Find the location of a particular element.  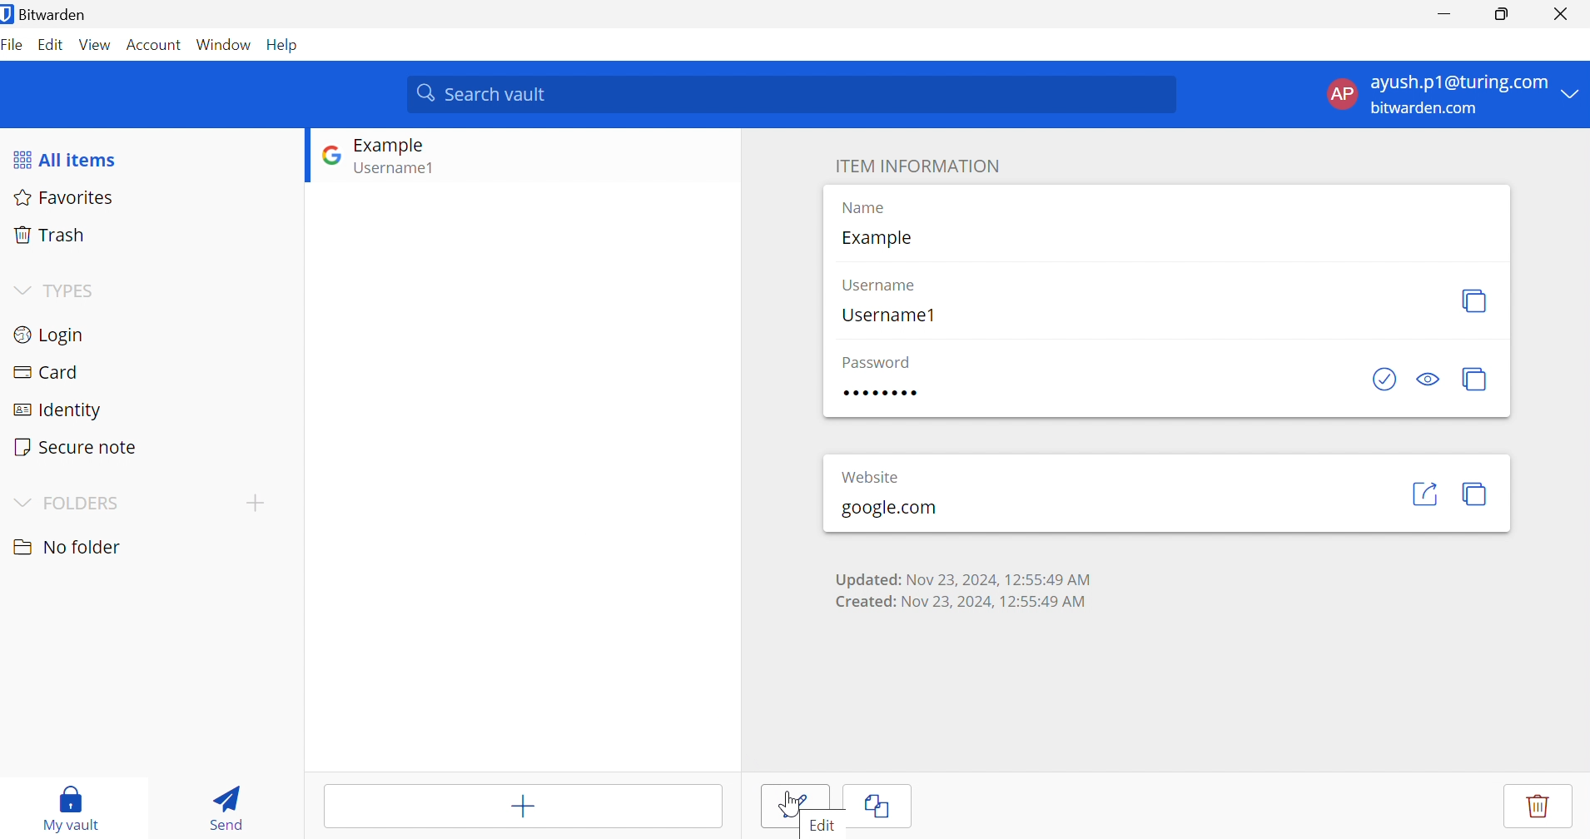

Check if password has been exposed is located at coordinates (1384, 378).